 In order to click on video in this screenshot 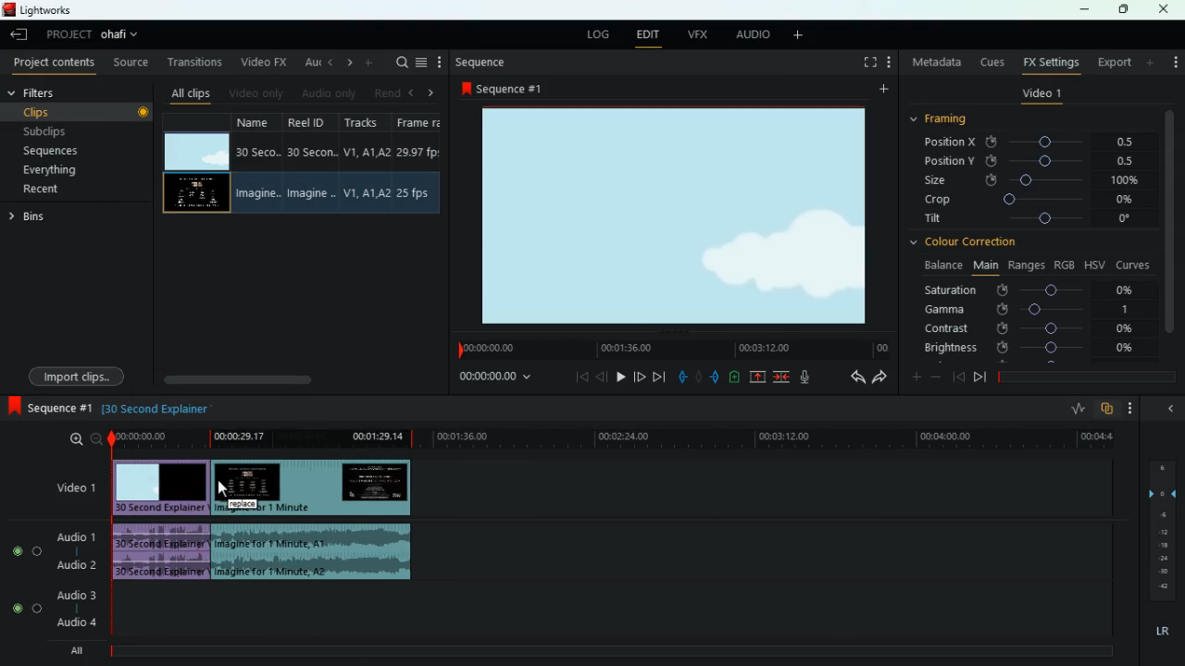, I will do `click(315, 487)`.